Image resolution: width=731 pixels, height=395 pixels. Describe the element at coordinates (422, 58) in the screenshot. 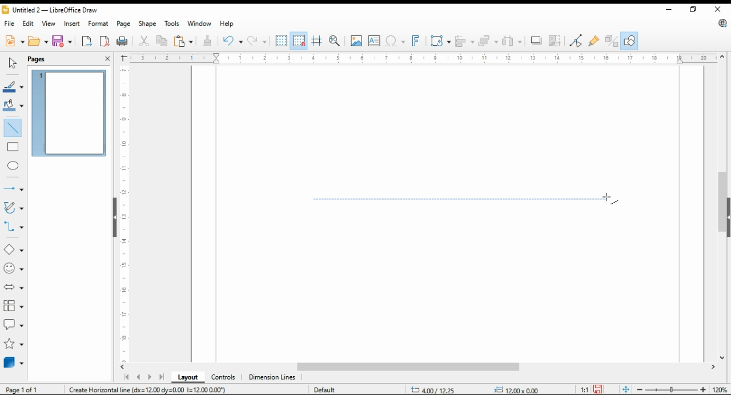

I see `horizontal scale` at that location.